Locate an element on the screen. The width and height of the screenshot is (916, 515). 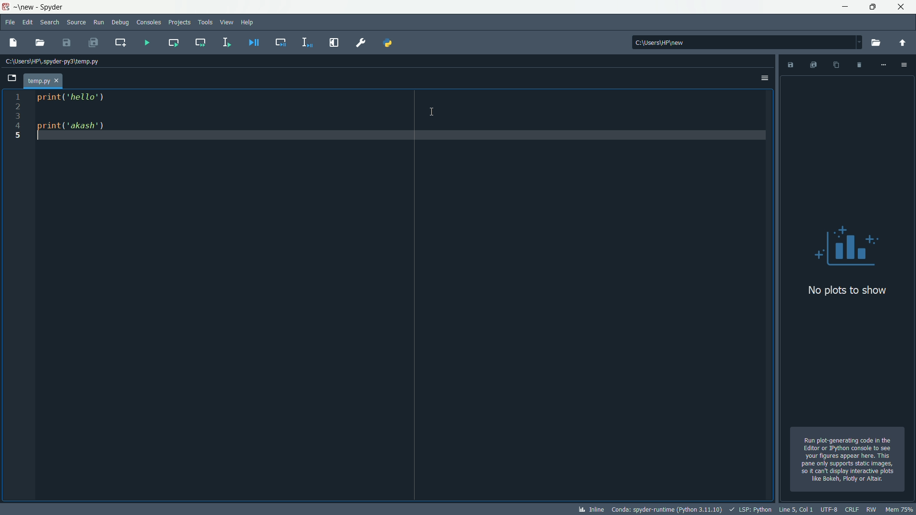
options is located at coordinates (904, 63).